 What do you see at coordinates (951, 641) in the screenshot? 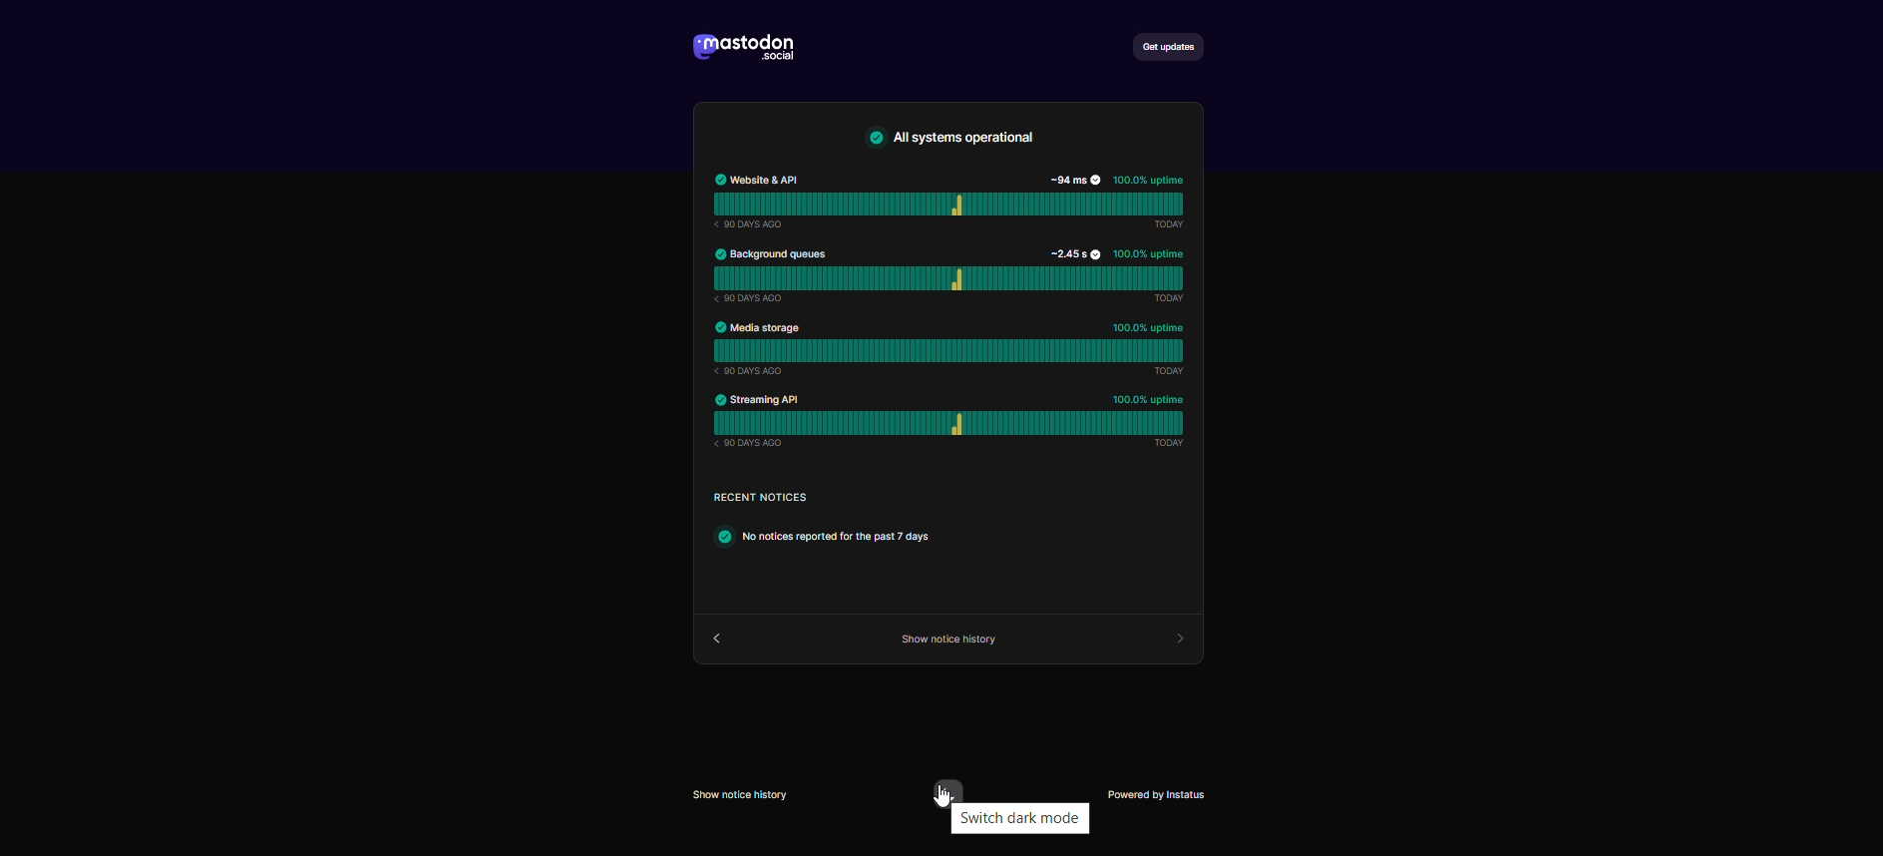
I see `show service history` at bounding box center [951, 641].